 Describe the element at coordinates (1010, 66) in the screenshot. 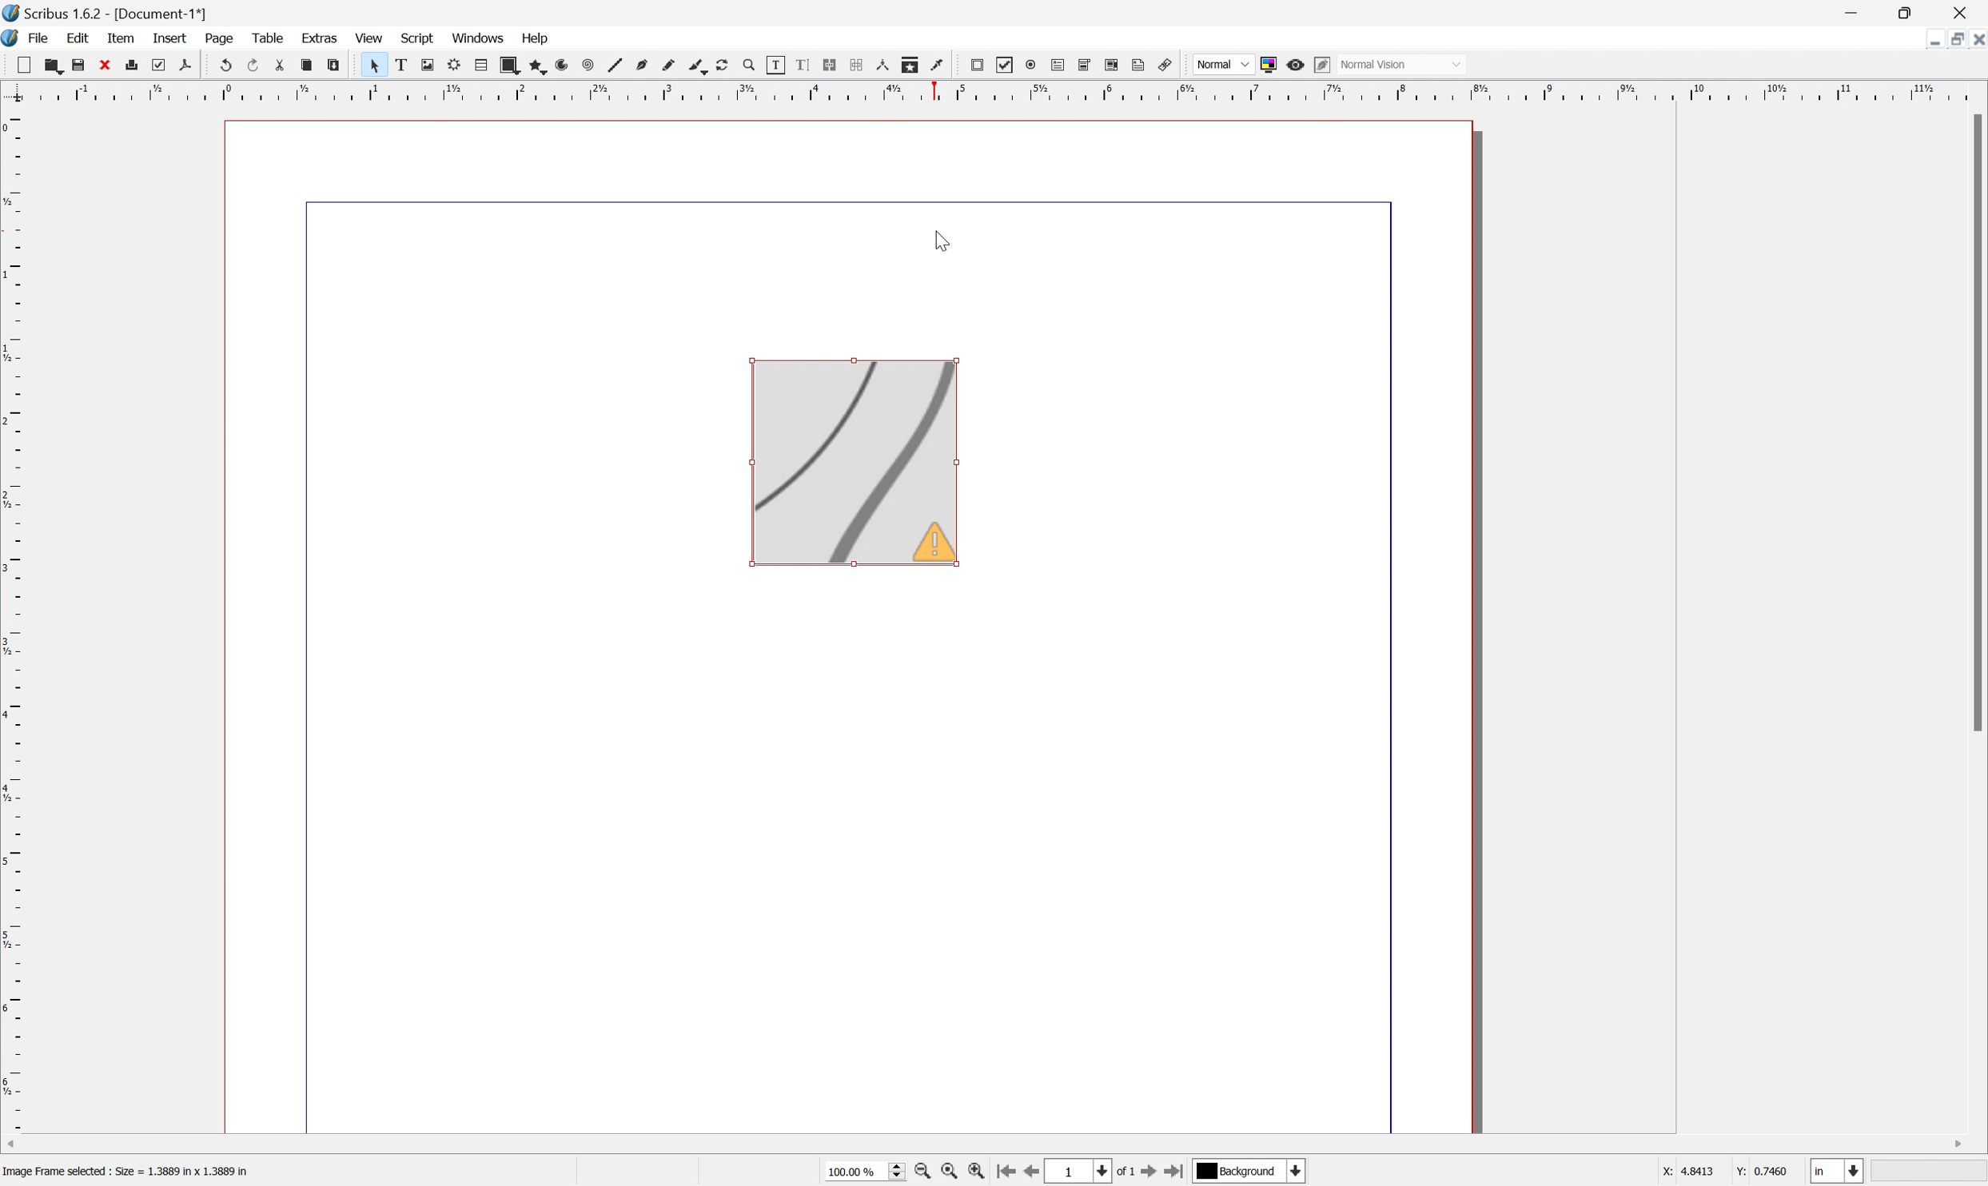

I see `PDF check box` at that location.